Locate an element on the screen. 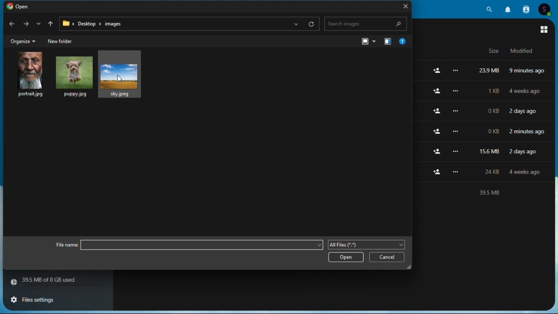 The height and width of the screenshot is (314, 558). down is located at coordinates (37, 26).